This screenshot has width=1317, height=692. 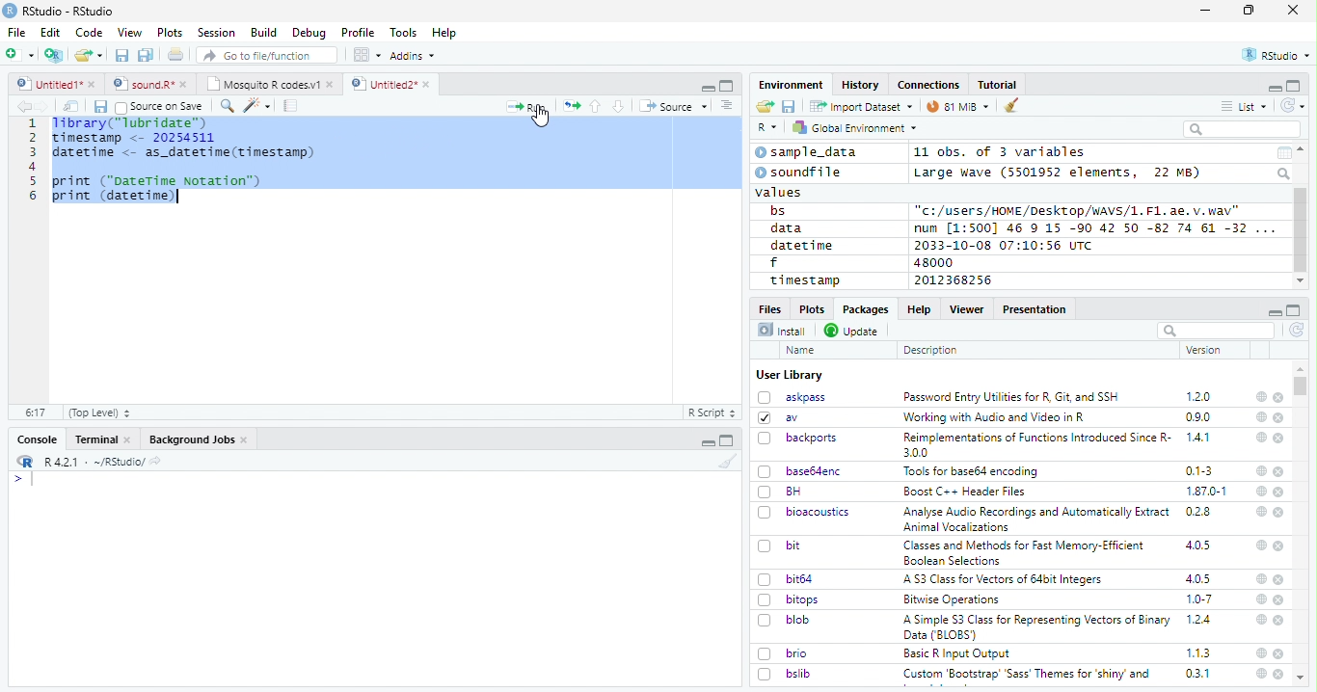 I want to click on Version, so click(x=1207, y=350).